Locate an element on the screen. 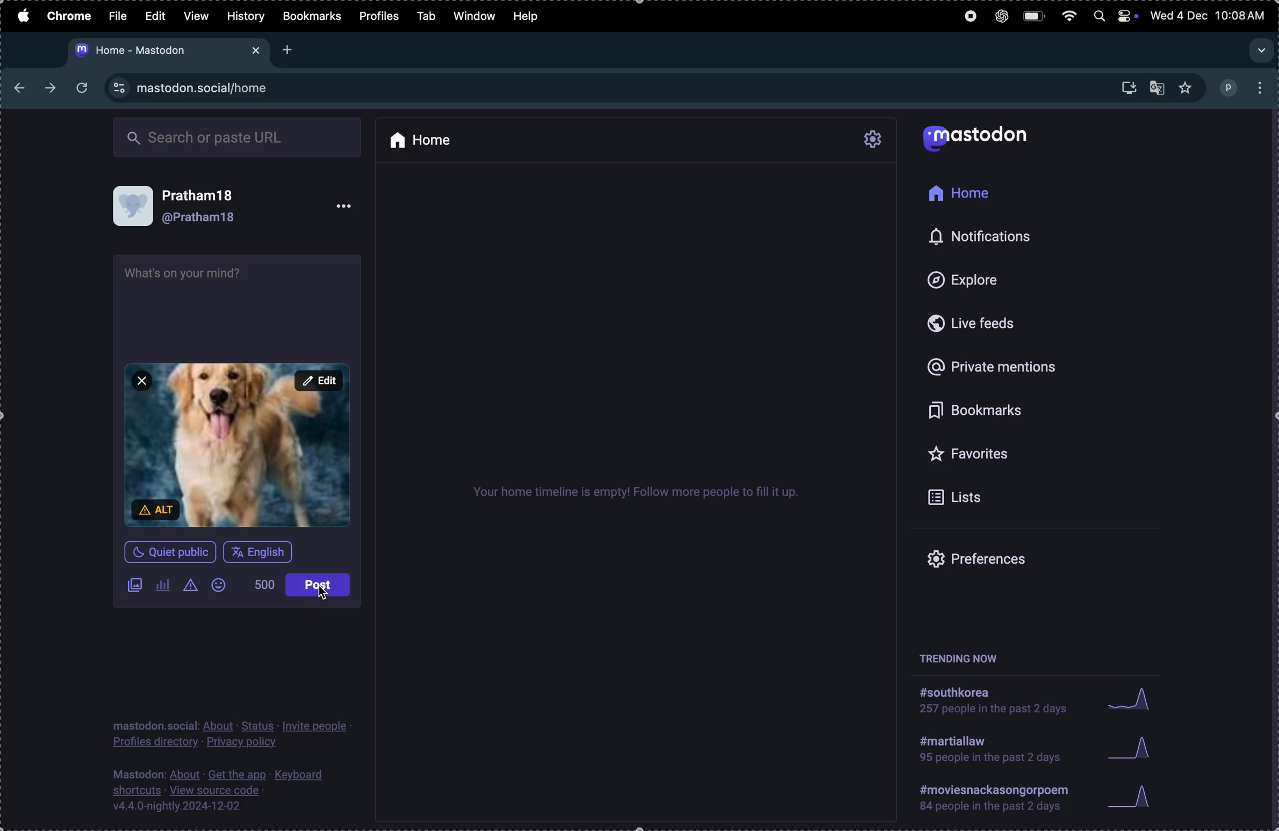 Image resolution: width=1279 pixels, height=831 pixels. 500 is located at coordinates (265, 586).